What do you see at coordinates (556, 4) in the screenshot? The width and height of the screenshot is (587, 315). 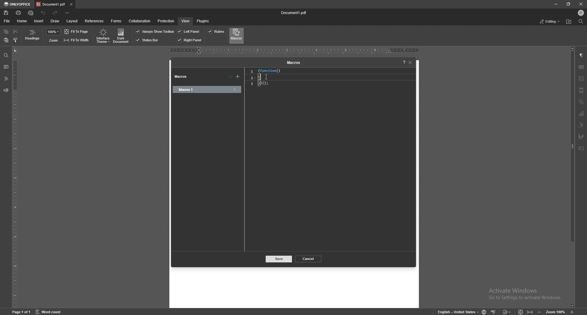 I see `minimize` at bounding box center [556, 4].